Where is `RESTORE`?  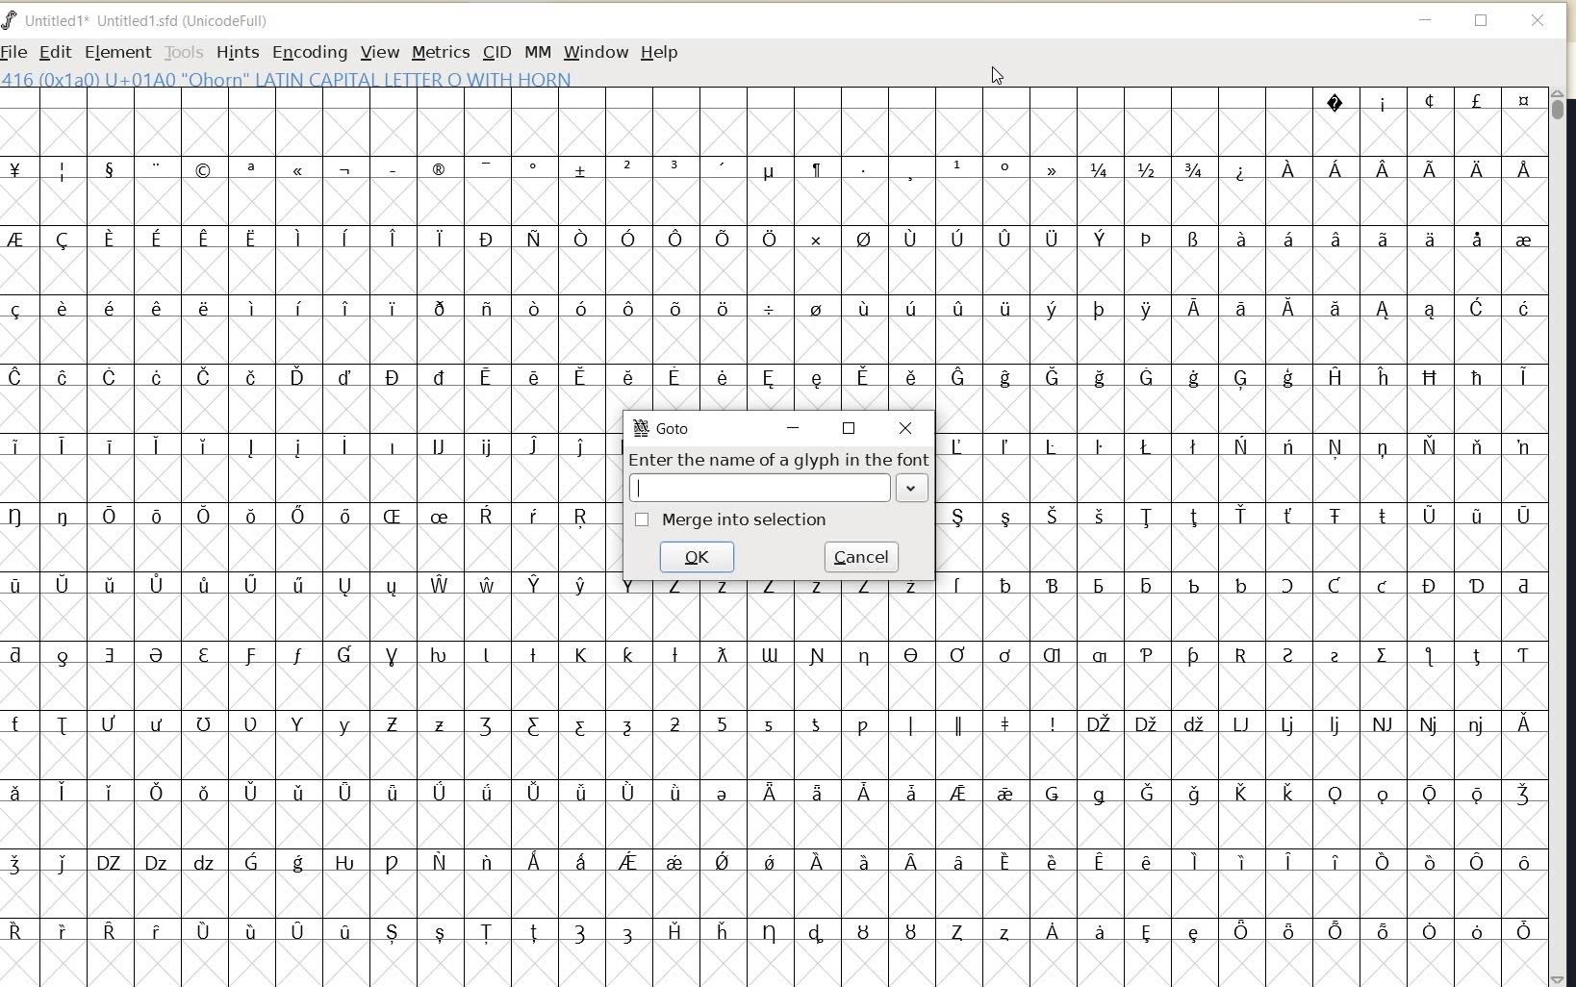 RESTORE is located at coordinates (1481, 21).